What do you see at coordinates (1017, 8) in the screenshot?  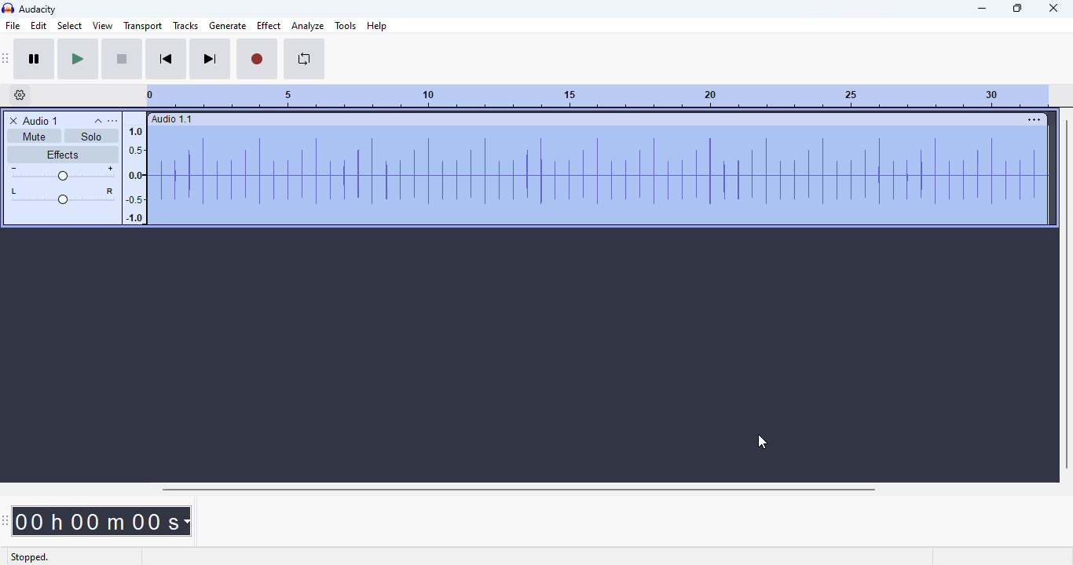 I see `maximize` at bounding box center [1017, 8].